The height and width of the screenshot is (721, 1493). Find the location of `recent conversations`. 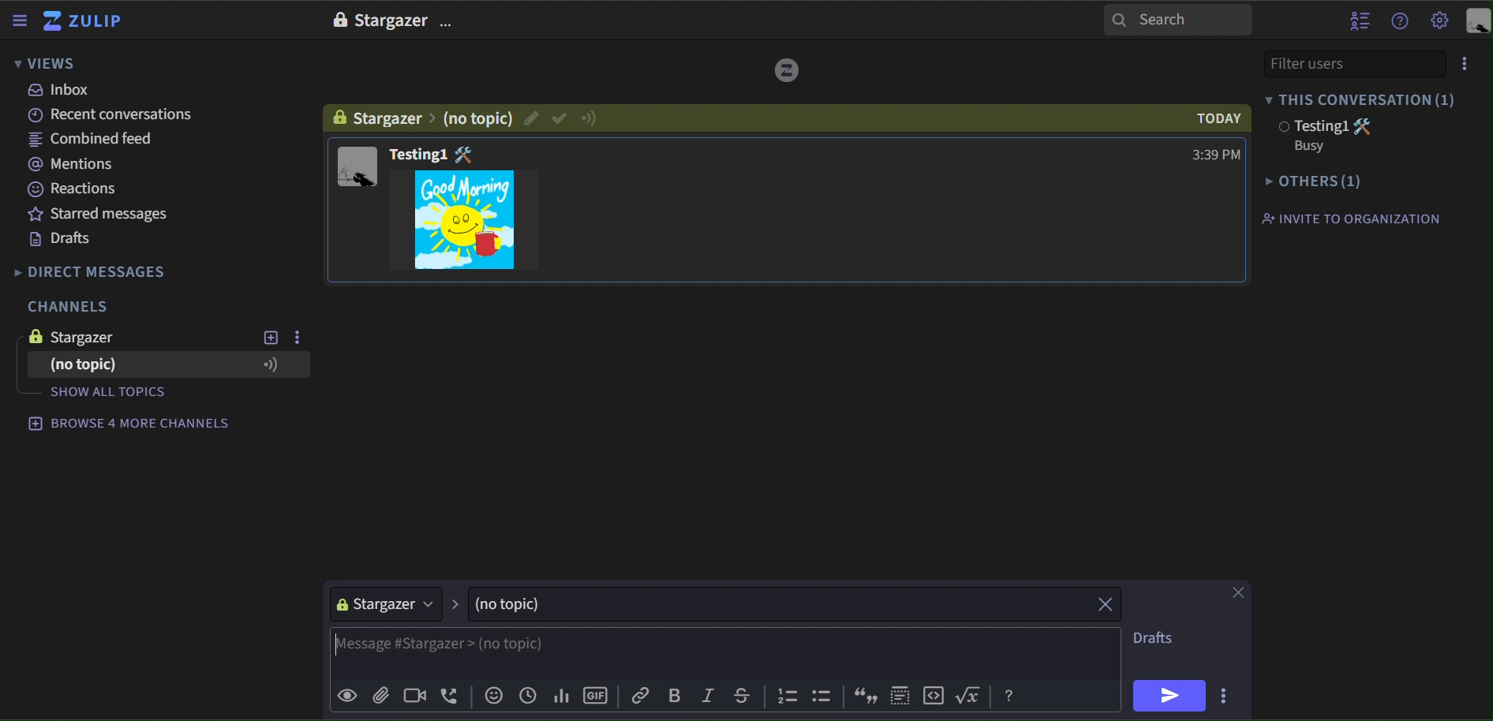

recent conversations is located at coordinates (117, 115).